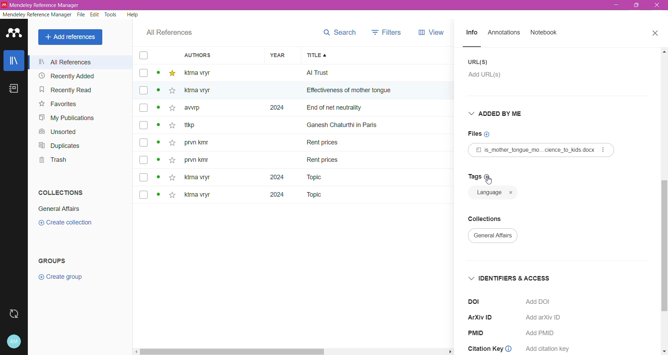 The image size is (668, 355). What do you see at coordinates (172, 177) in the screenshot?
I see `star` at bounding box center [172, 177].